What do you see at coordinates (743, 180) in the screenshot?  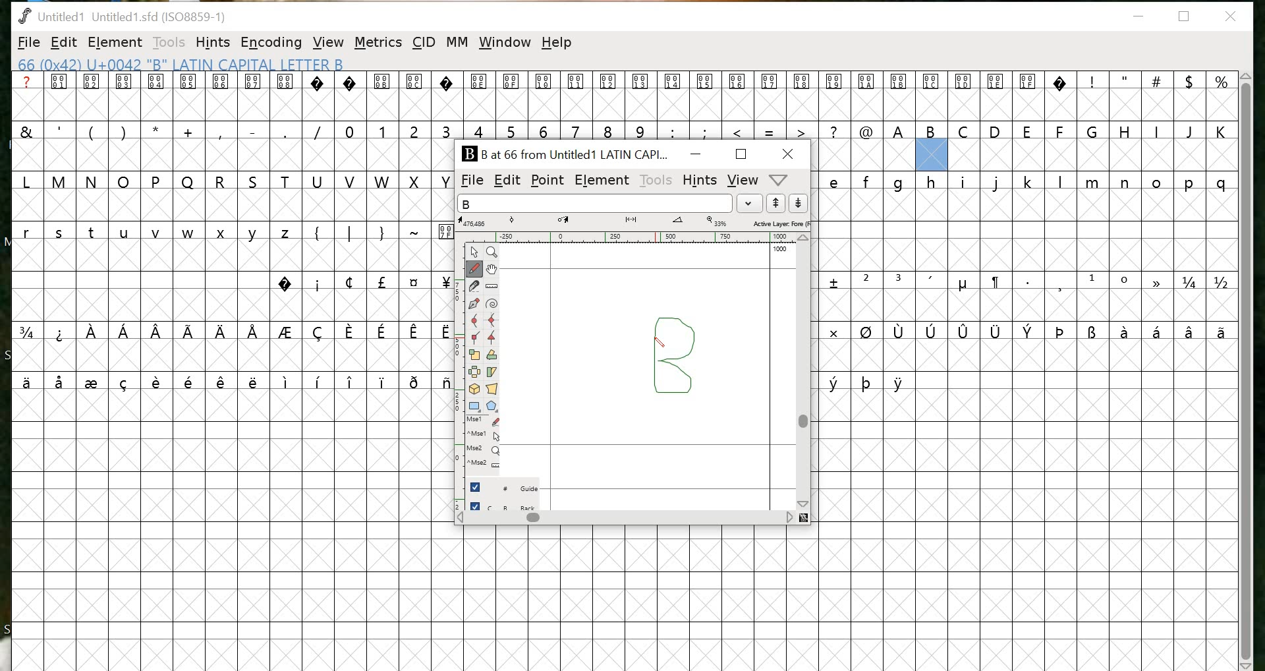 I see `VIEW` at bounding box center [743, 180].